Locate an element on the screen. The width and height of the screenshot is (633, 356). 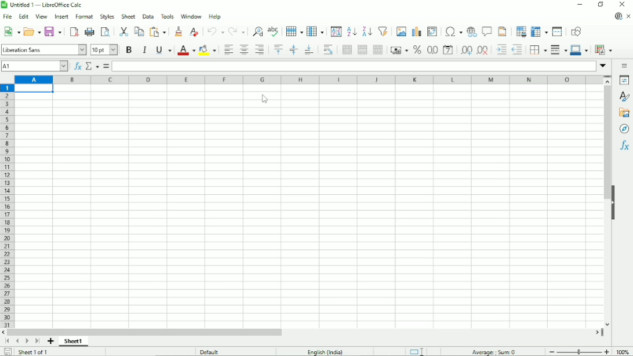
Minimize is located at coordinates (580, 5).